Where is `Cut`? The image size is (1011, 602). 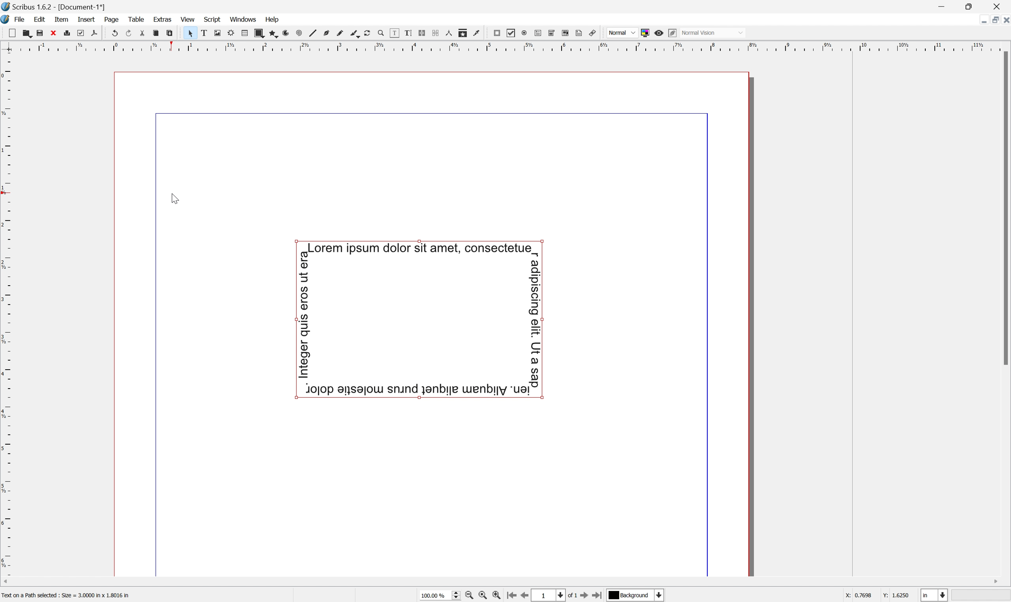
Cut is located at coordinates (142, 32).